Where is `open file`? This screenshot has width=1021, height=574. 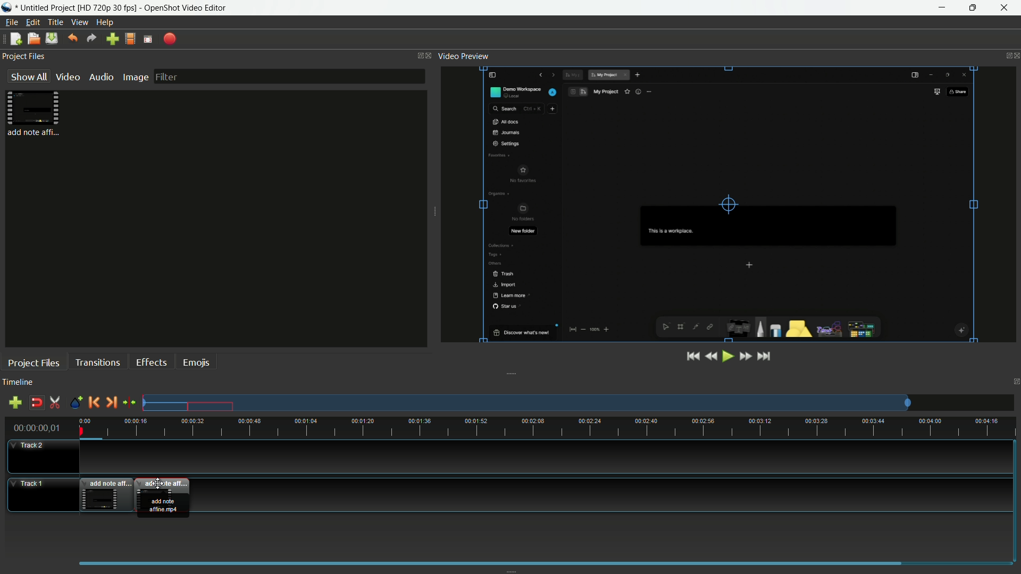
open file is located at coordinates (32, 38).